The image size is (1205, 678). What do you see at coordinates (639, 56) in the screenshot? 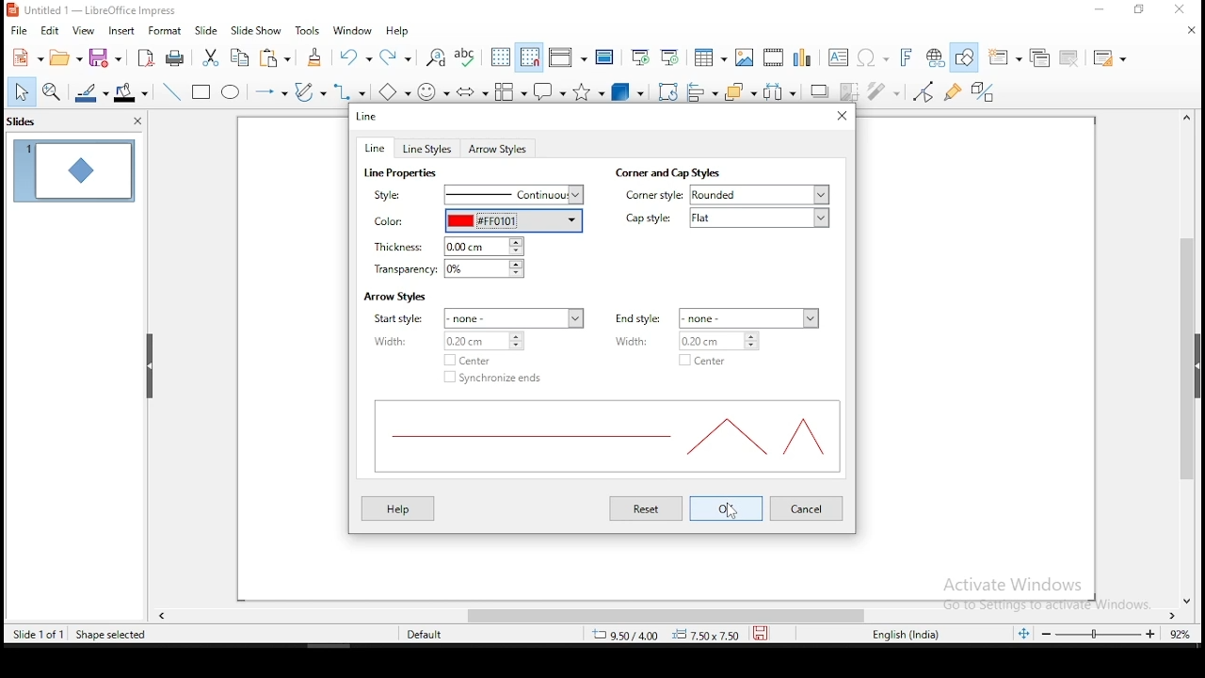
I see `start from first slide` at bounding box center [639, 56].